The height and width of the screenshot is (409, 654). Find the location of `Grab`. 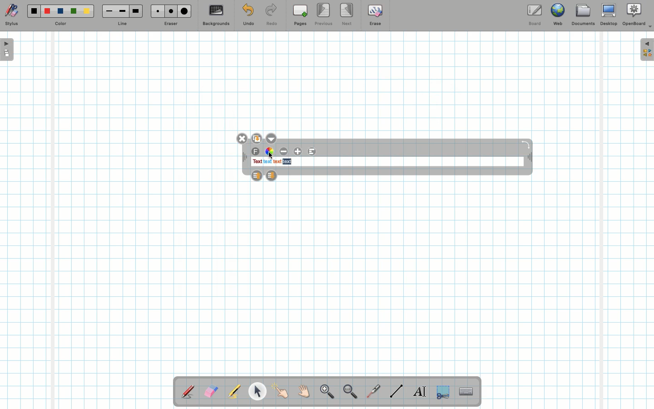

Grab is located at coordinates (304, 393).